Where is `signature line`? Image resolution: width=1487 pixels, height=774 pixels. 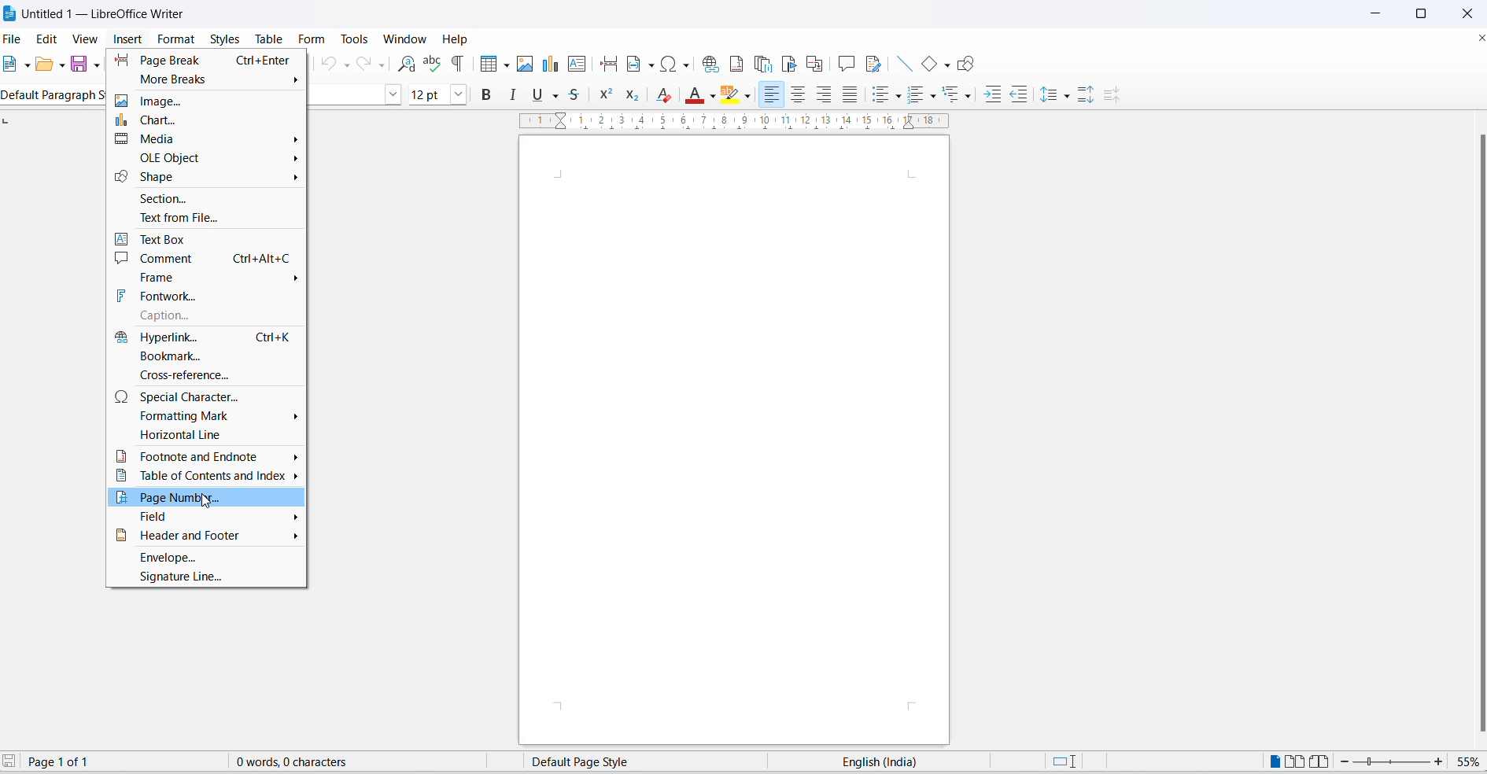
signature line is located at coordinates (205, 580).